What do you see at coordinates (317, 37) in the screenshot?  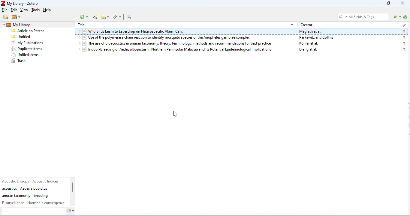 I see `paskewitz and collins` at bounding box center [317, 37].